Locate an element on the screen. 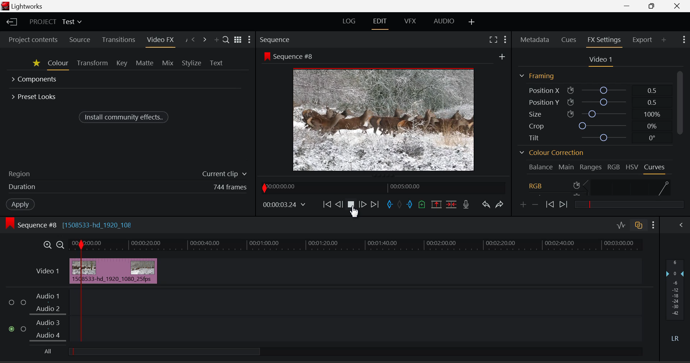  Go Back is located at coordinates (339, 204).